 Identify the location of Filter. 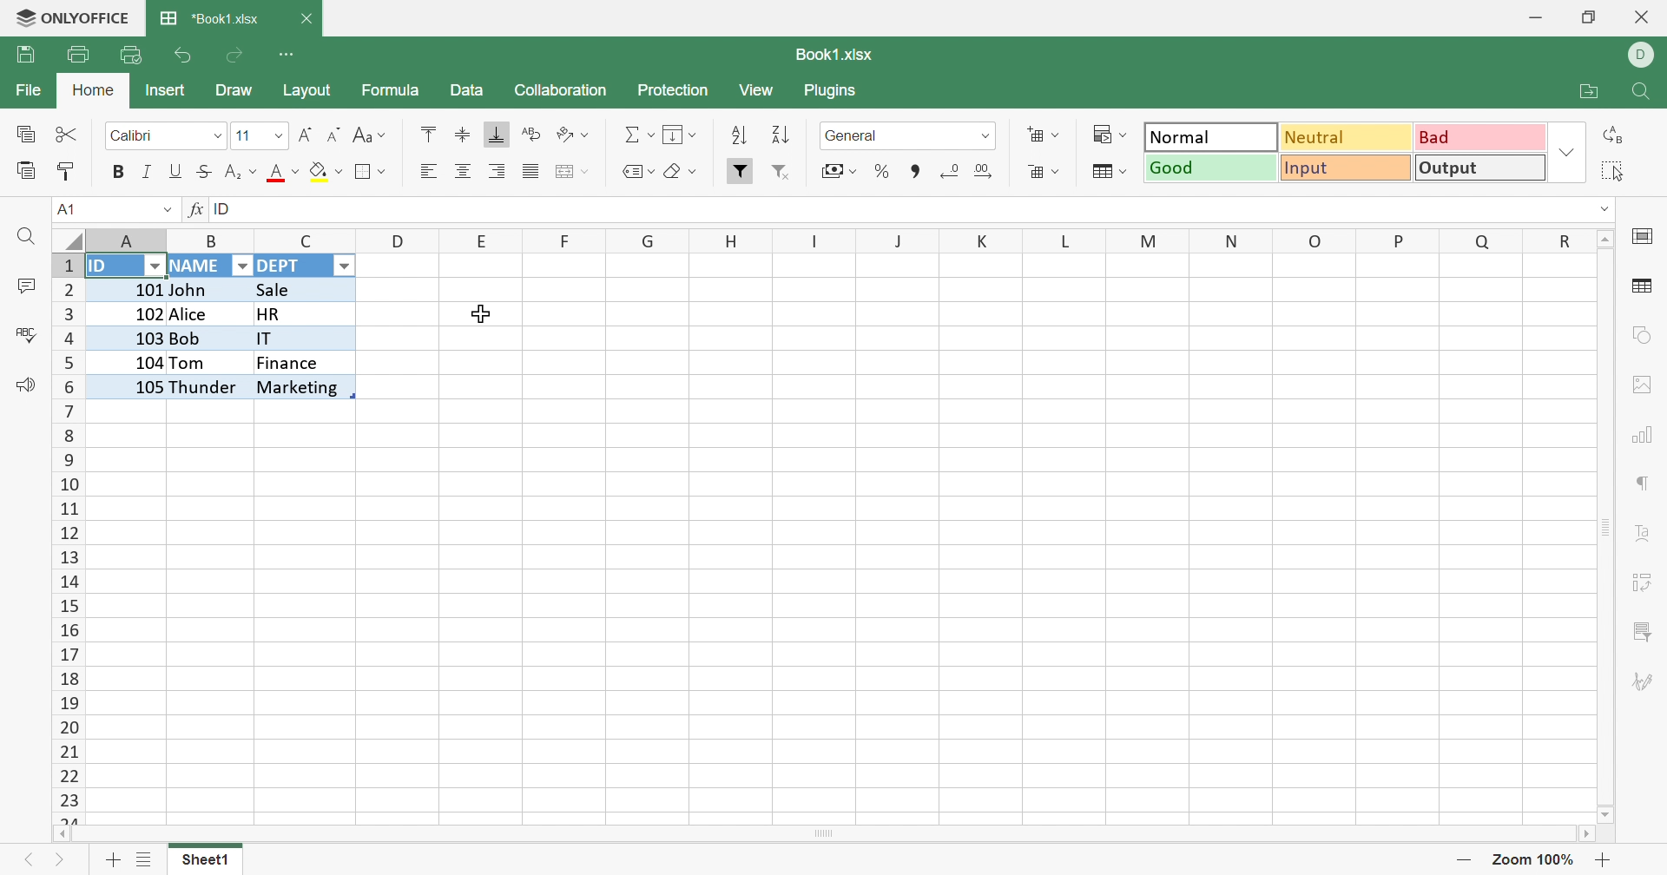
(742, 172).